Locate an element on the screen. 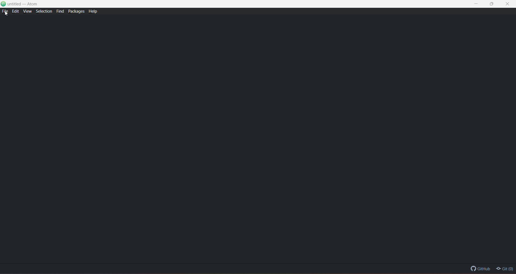 The width and height of the screenshot is (516, 274). GitHub is located at coordinates (475, 267).